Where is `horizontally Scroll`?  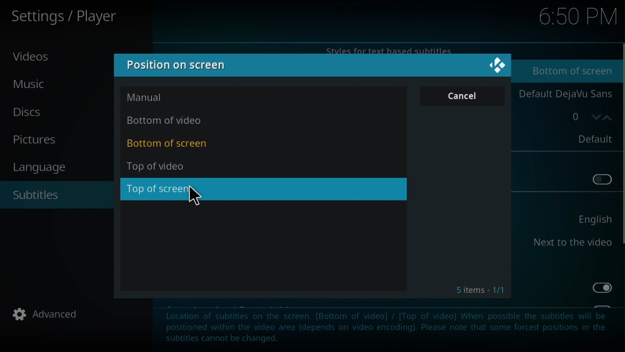 horizontally Scroll is located at coordinates (621, 153).